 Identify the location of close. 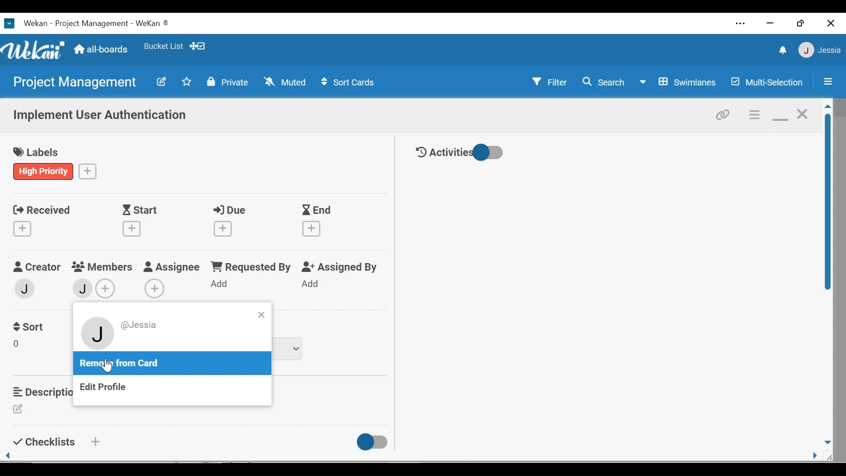
(261, 315).